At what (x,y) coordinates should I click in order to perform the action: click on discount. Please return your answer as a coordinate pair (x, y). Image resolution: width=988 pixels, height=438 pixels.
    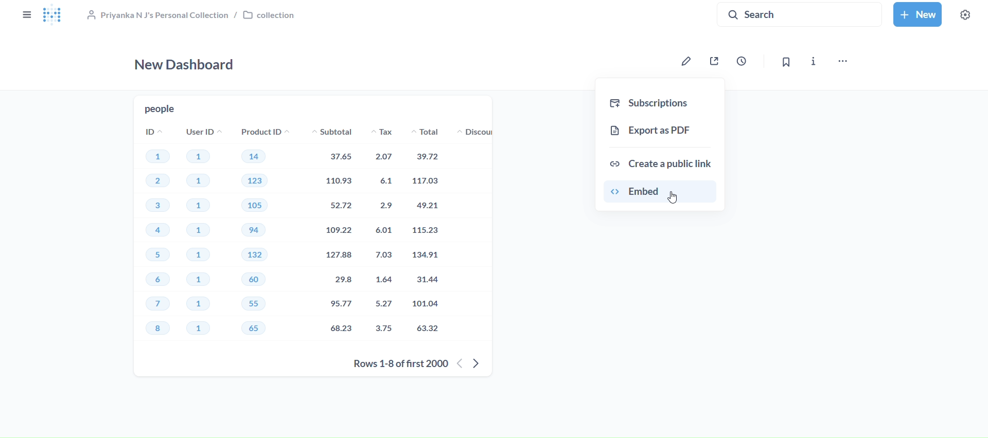
    Looking at the image, I should click on (476, 132).